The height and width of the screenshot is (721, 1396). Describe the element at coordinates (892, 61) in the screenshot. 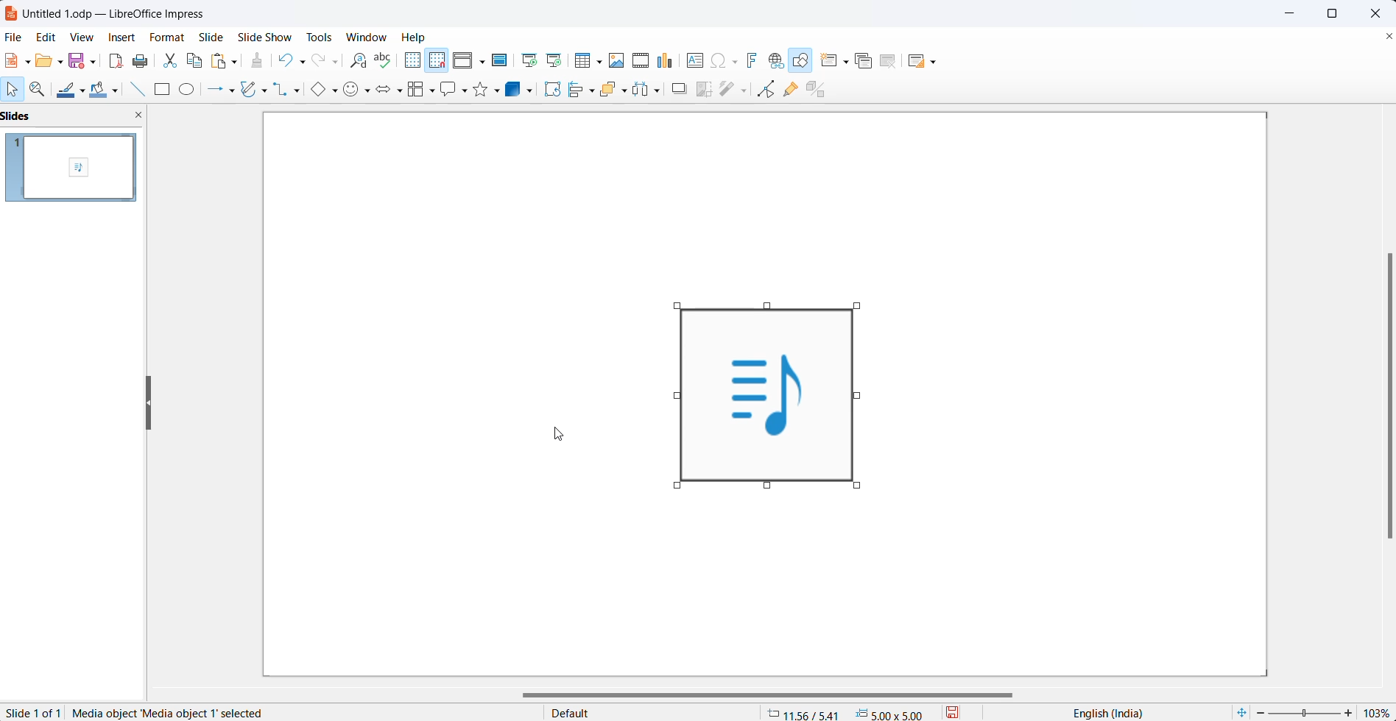

I see `delete slide` at that location.